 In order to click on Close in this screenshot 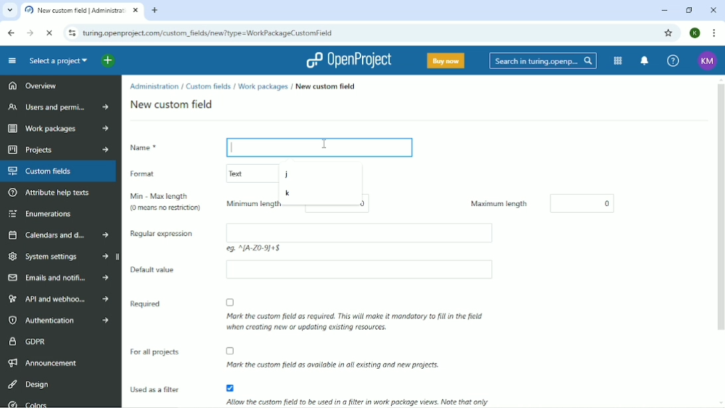, I will do `click(714, 10)`.